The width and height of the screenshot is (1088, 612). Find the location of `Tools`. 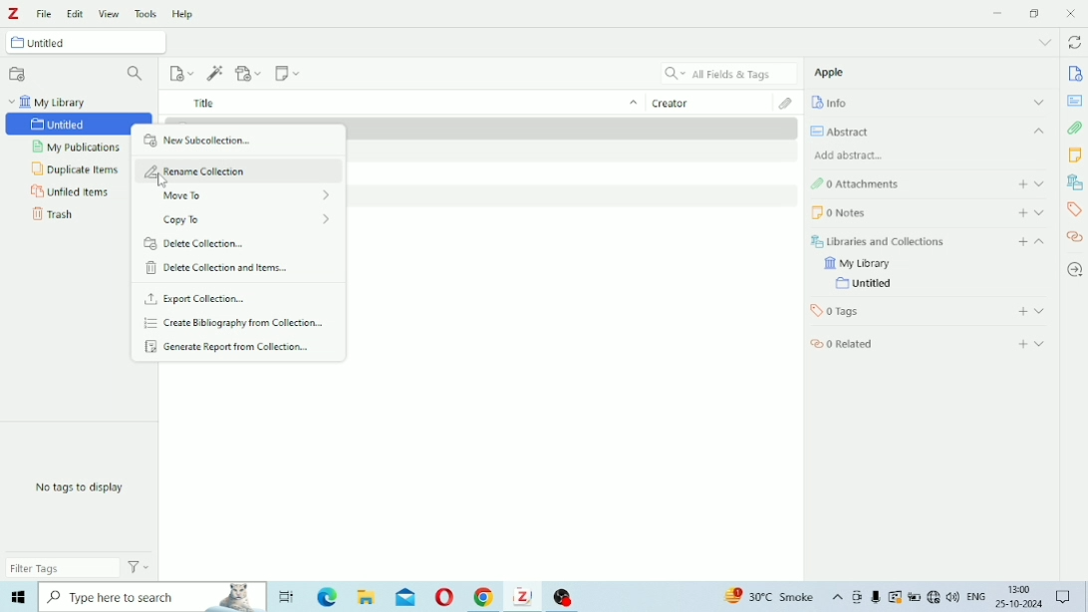

Tools is located at coordinates (146, 13).